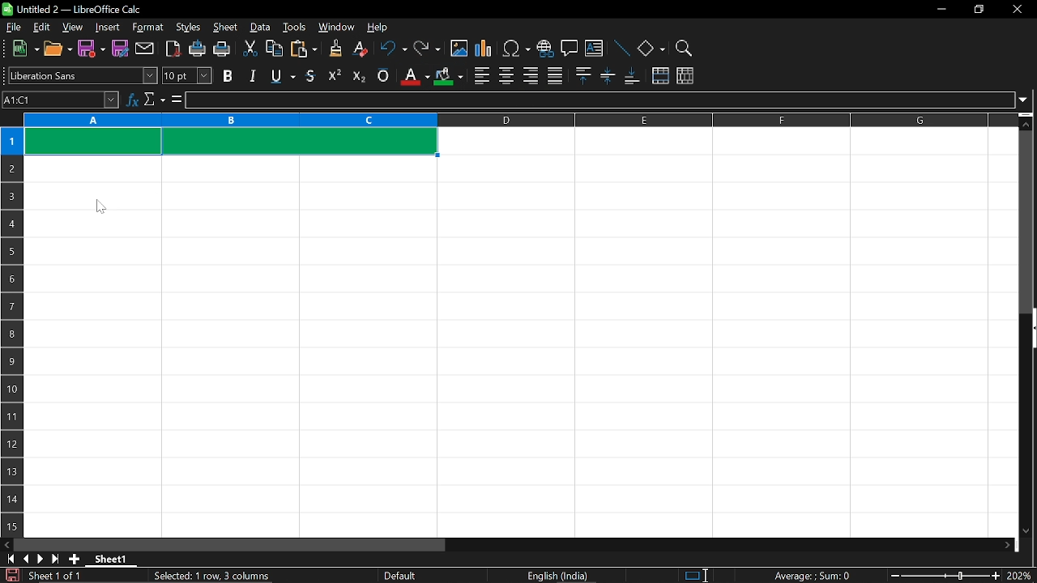 The width and height of the screenshot is (1037, 583). Describe the element at coordinates (230, 545) in the screenshot. I see `horizontal scrollbar` at that location.